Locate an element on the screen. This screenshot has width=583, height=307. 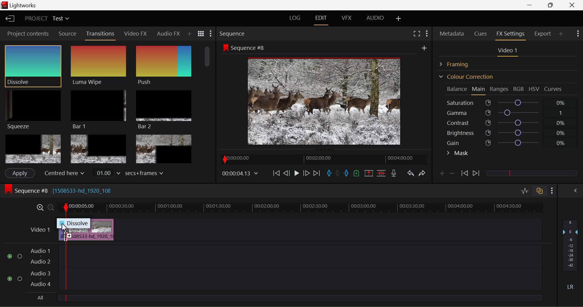
Show Settings is located at coordinates (552, 191).